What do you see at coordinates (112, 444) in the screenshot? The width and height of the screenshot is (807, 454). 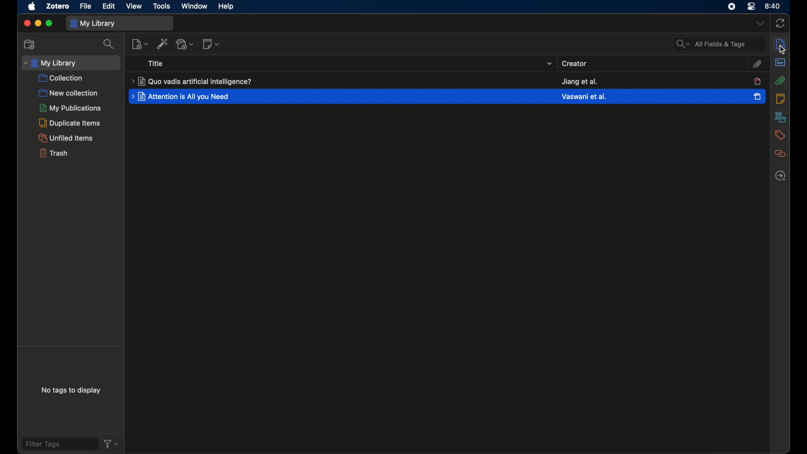 I see `filter dropdown` at bounding box center [112, 444].